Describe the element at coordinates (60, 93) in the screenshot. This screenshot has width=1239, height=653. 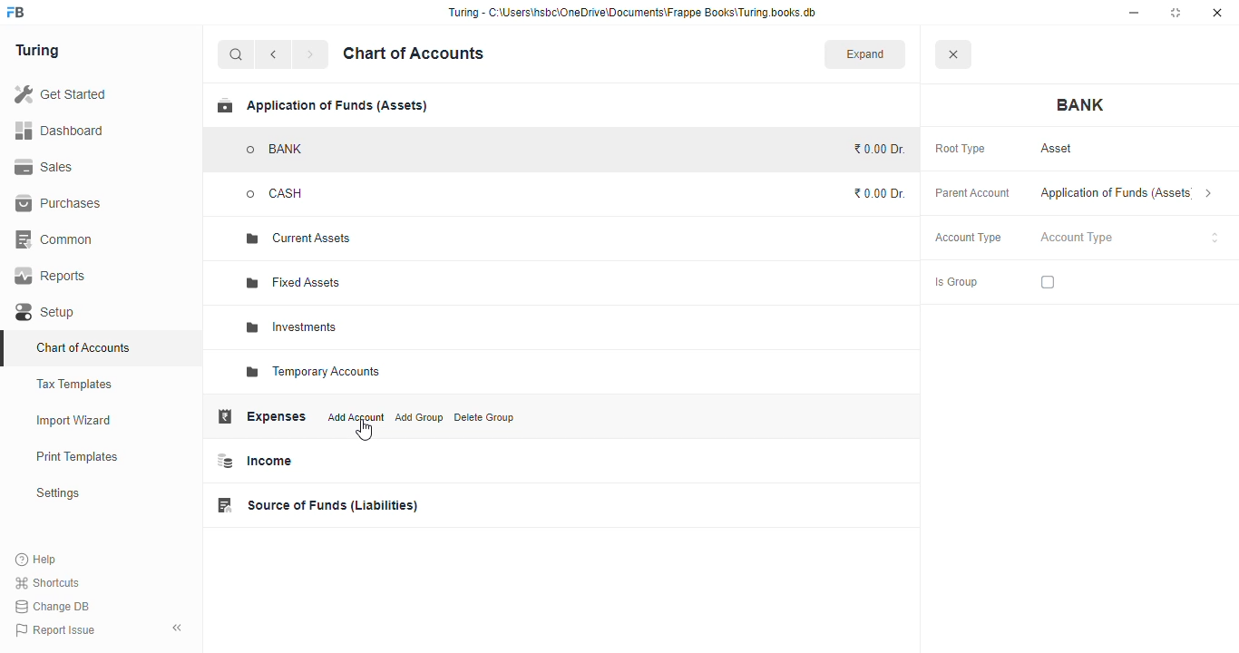
I see `get started` at that location.